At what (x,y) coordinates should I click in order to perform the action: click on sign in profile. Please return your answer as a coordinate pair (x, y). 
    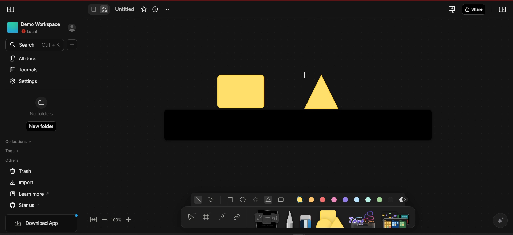
    Looking at the image, I should click on (73, 28).